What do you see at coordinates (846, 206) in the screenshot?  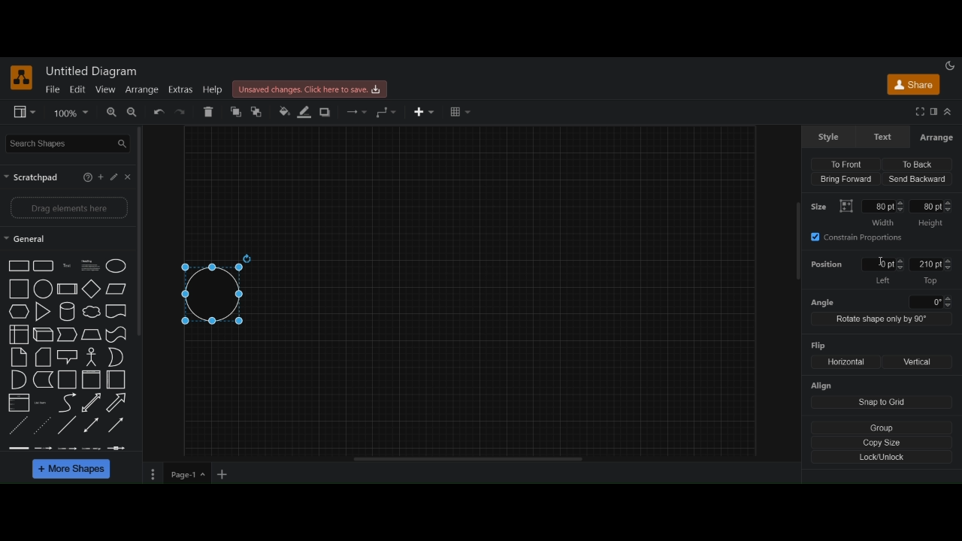 I see `autosize` at bounding box center [846, 206].